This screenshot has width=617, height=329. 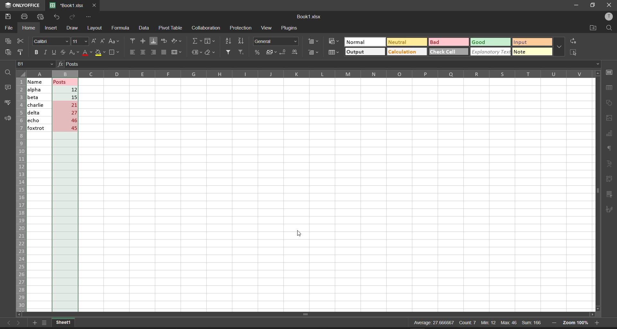 What do you see at coordinates (25, 17) in the screenshot?
I see `print` at bounding box center [25, 17].